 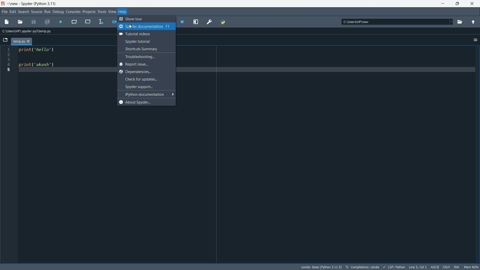 I want to click on temp.py, so click(x=19, y=42).